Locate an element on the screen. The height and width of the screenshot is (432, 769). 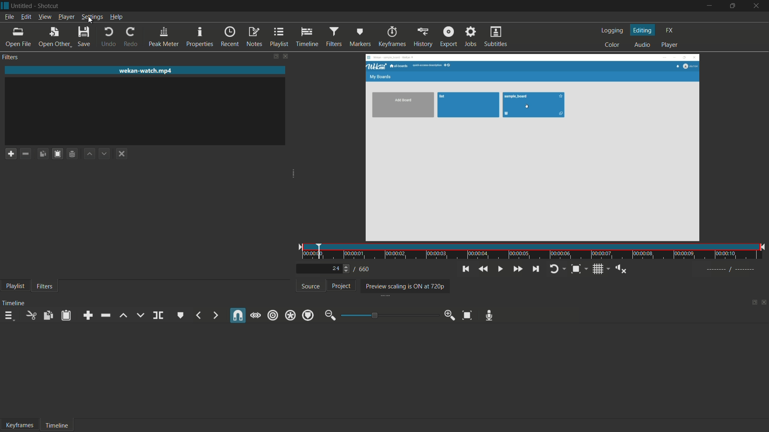
filters is located at coordinates (45, 287).